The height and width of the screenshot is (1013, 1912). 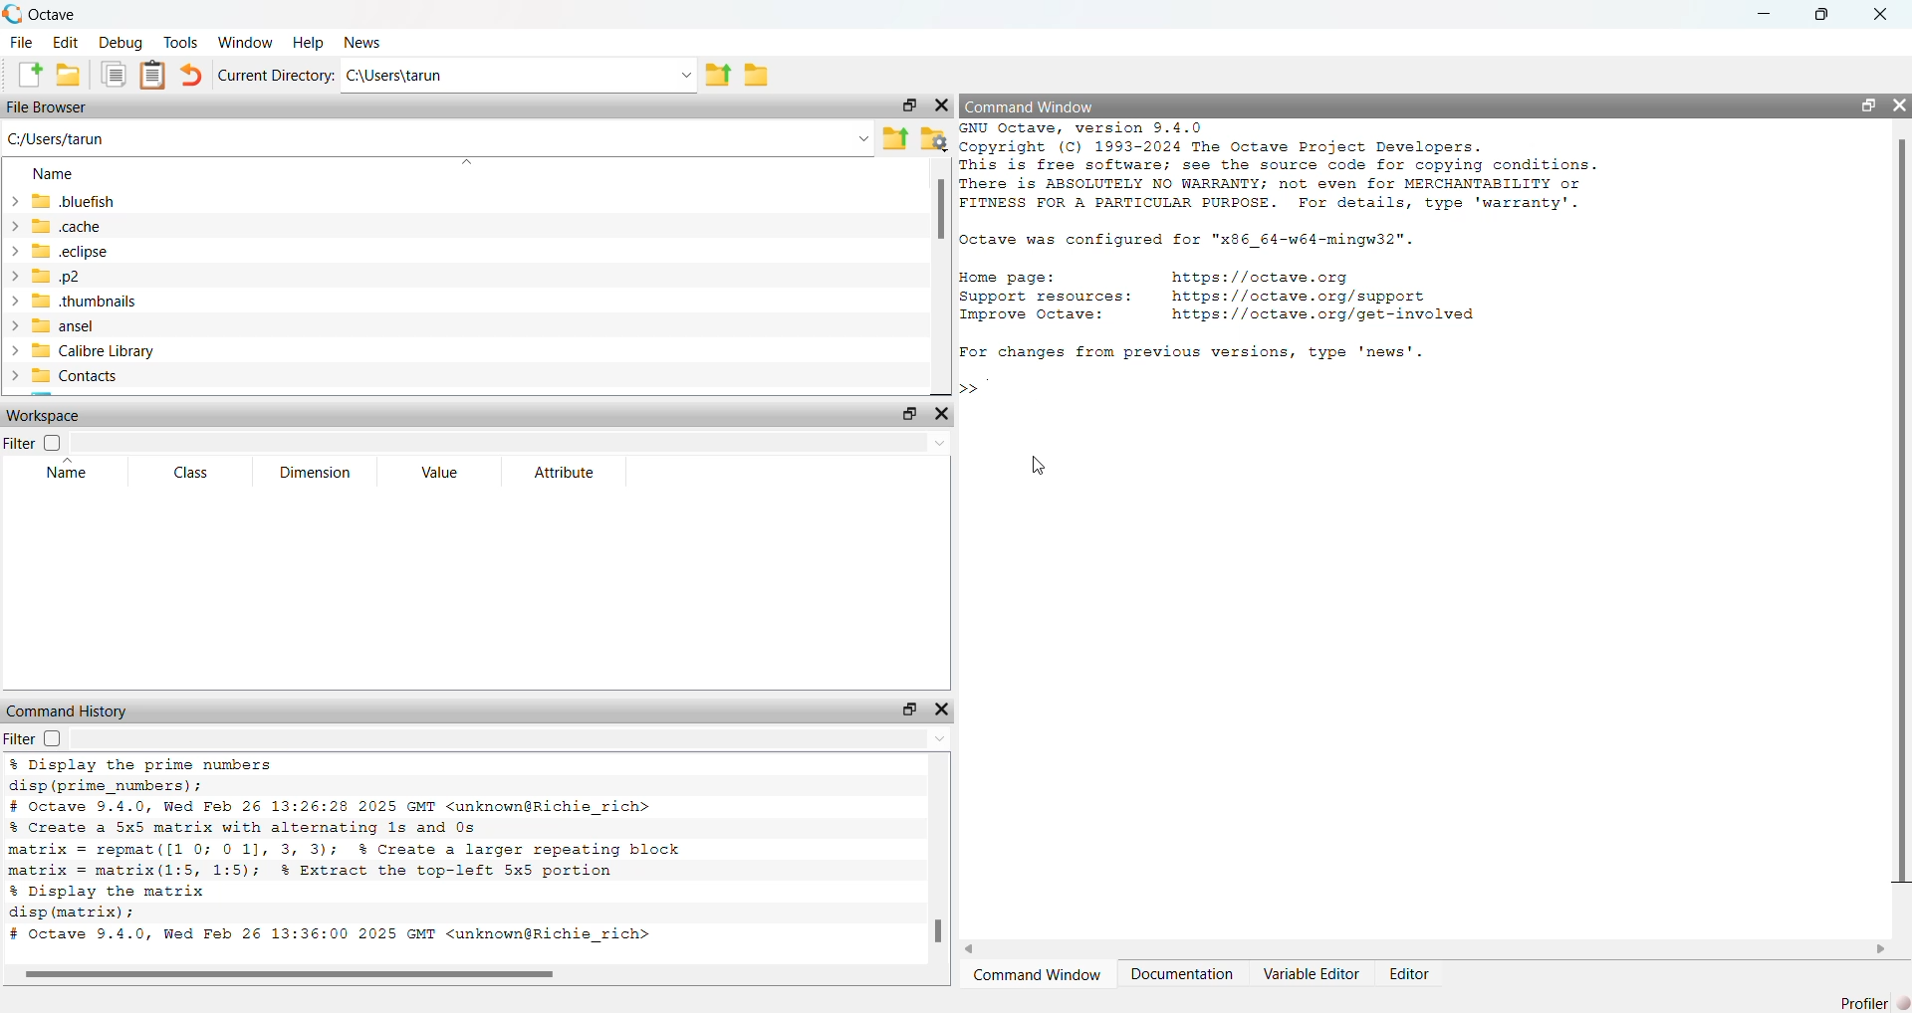 What do you see at coordinates (1412, 975) in the screenshot?
I see `editor` at bounding box center [1412, 975].